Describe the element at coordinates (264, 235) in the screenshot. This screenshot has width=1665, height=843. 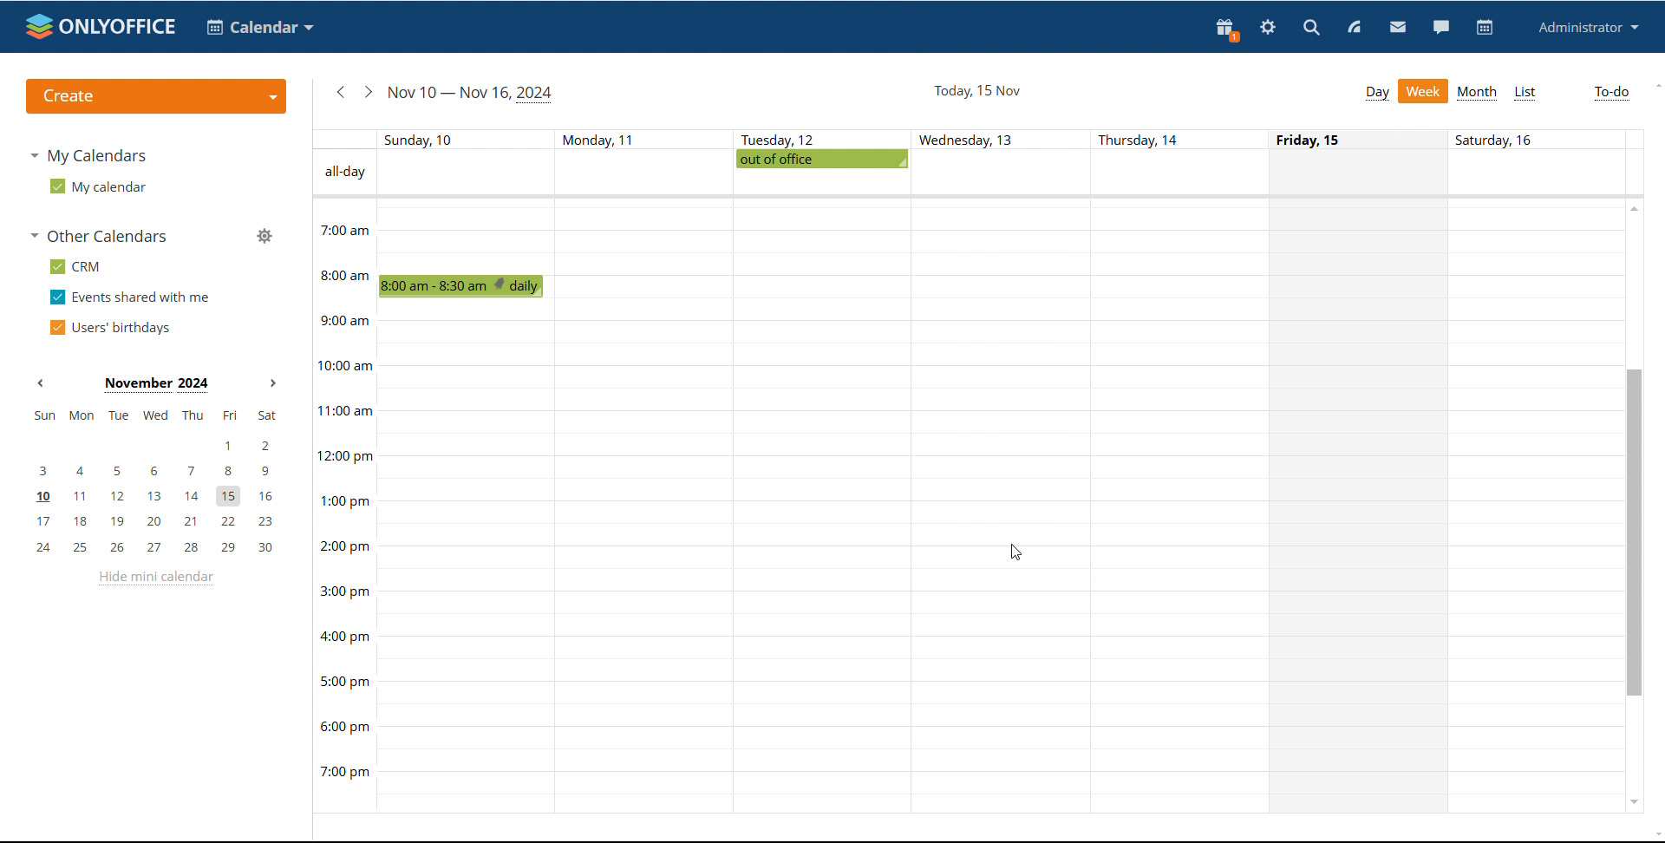
I see `manage` at that location.